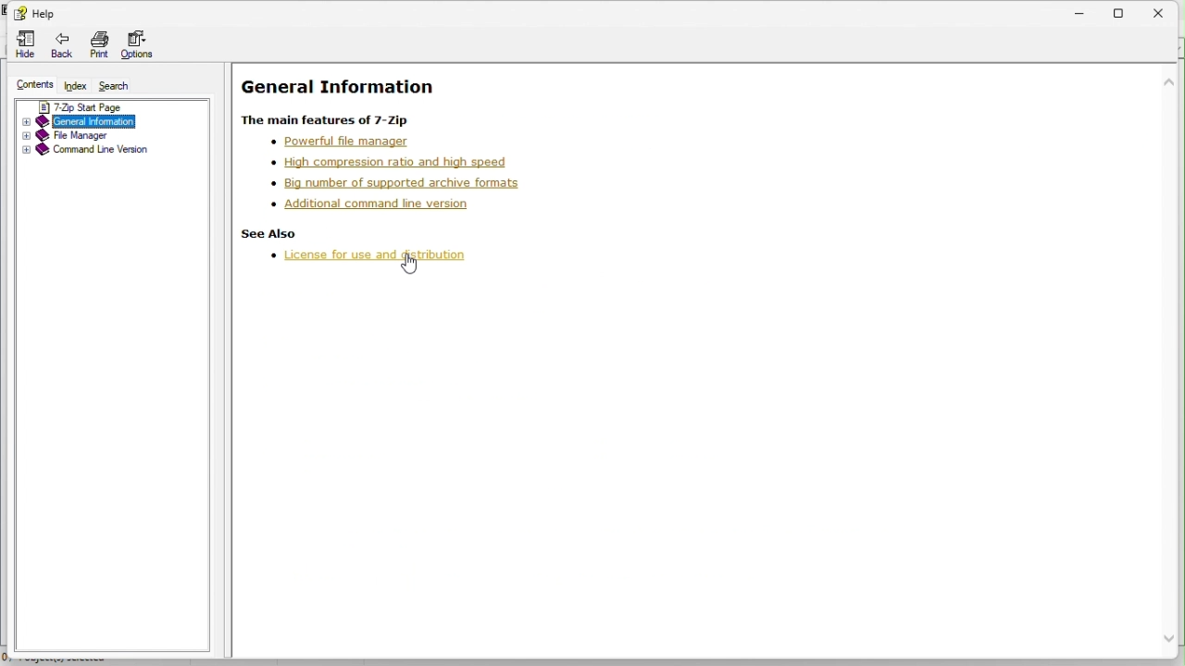 The width and height of the screenshot is (1185, 666). I want to click on additional command line version, so click(368, 203).